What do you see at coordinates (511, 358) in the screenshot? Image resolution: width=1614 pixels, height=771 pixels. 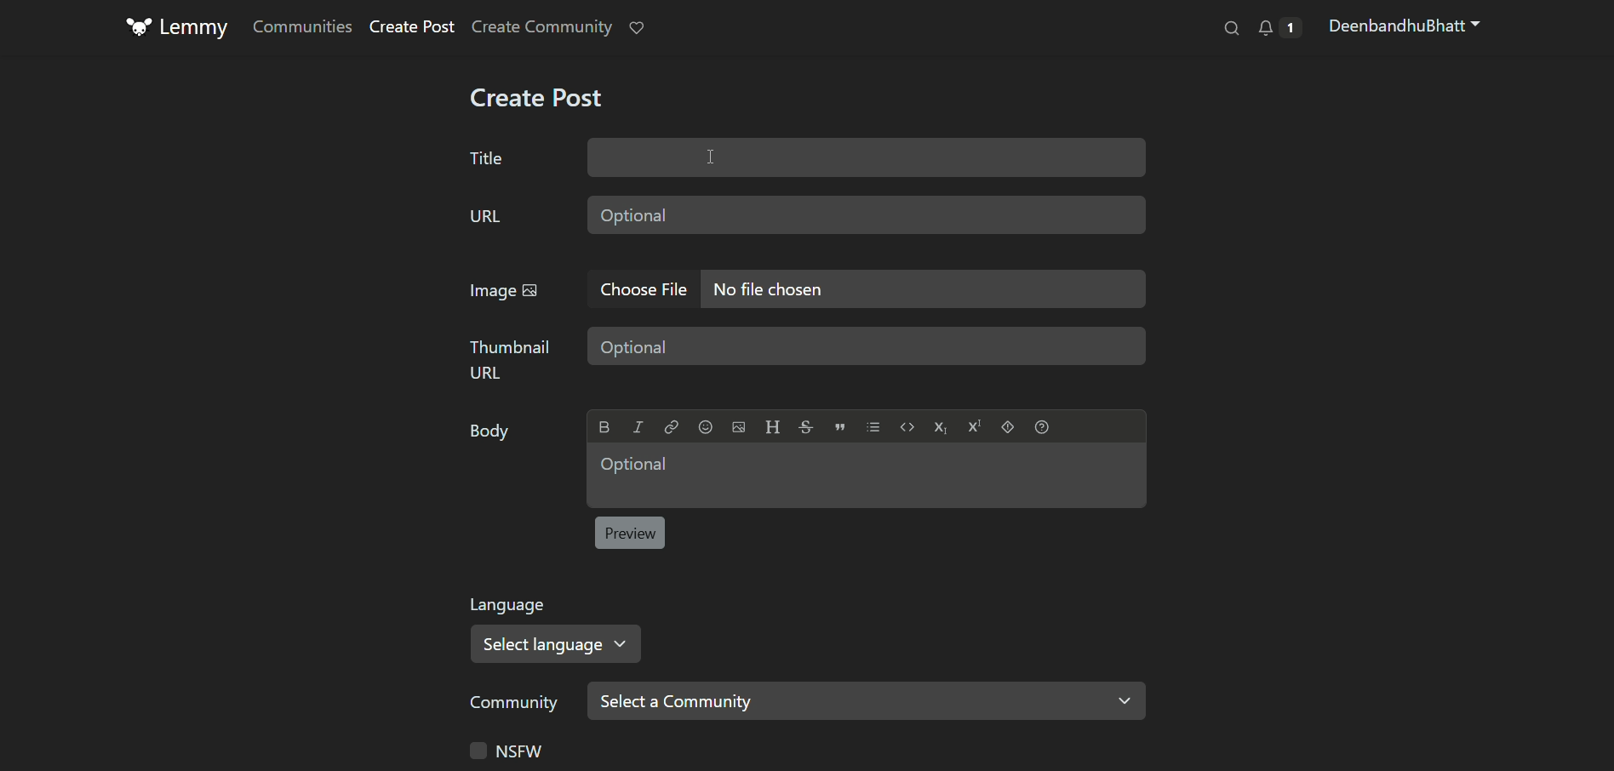 I see `thumbnail URL` at bounding box center [511, 358].